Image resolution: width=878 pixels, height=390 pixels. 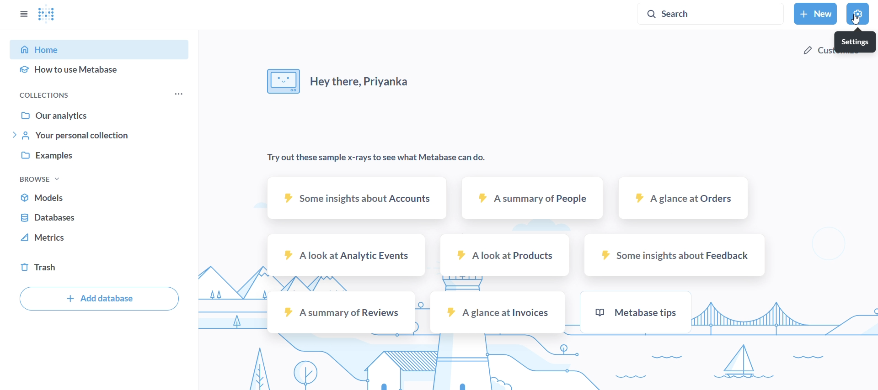 What do you see at coordinates (102, 269) in the screenshot?
I see `trash` at bounding box center [102, 269].